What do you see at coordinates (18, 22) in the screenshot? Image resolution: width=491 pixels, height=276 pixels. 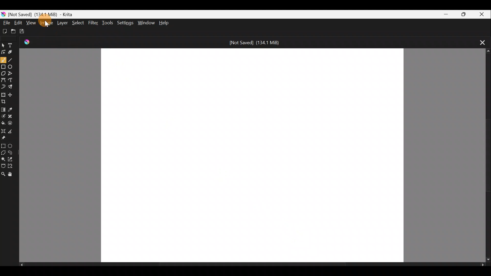 I see `Edit` at bounding box center [18, 22].